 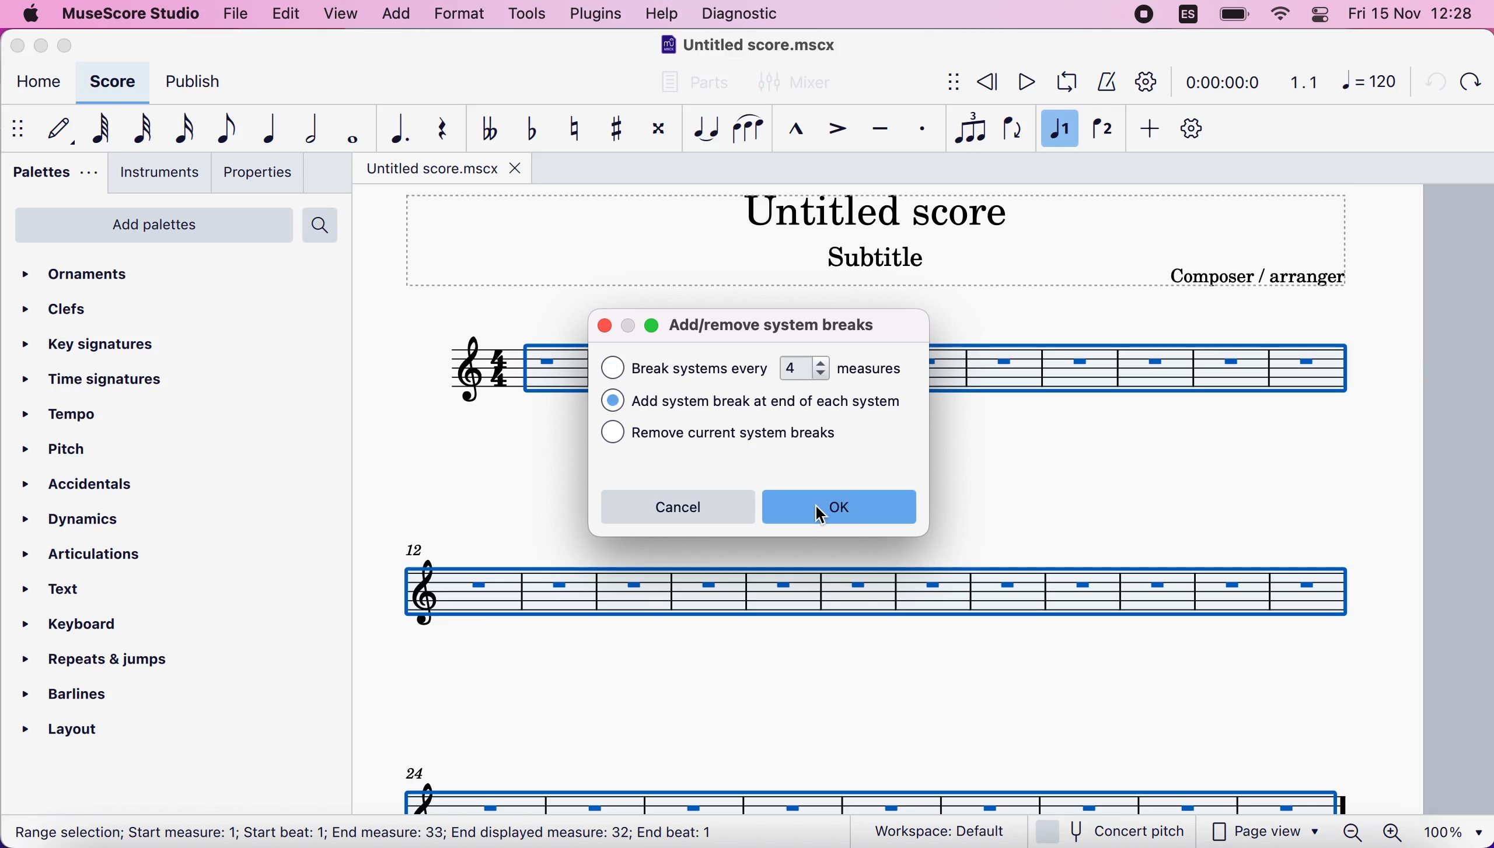 I want to click on cursor, so click(x=823, y=516).